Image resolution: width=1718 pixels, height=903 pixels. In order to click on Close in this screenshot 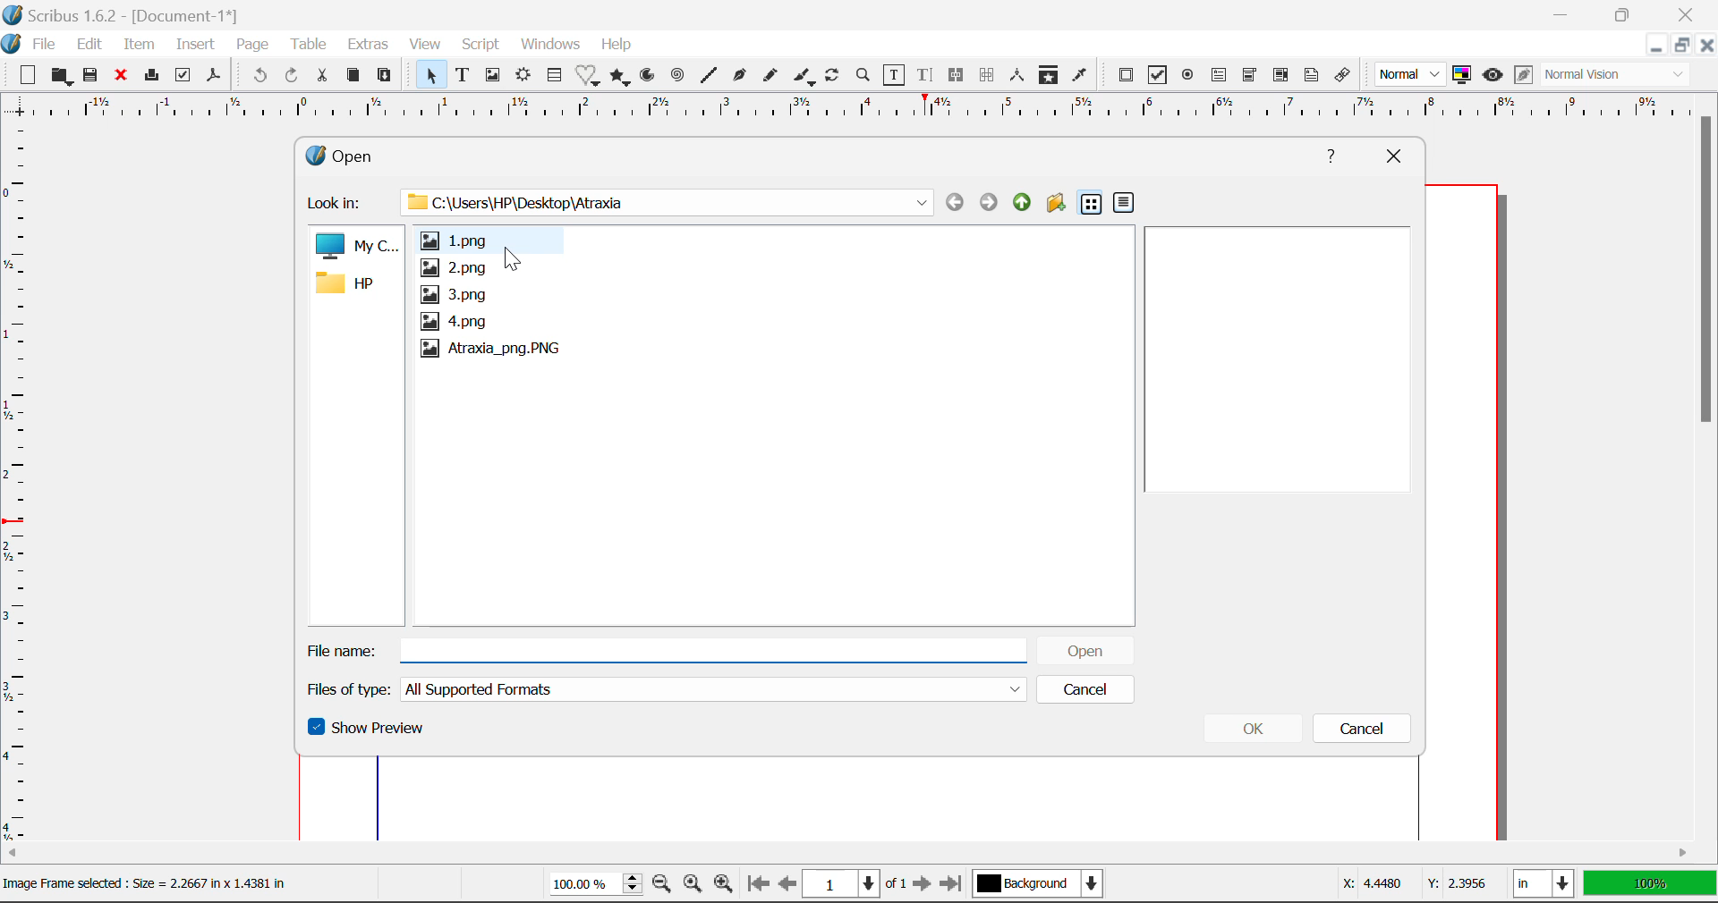, I will do `click(124, 78)`.